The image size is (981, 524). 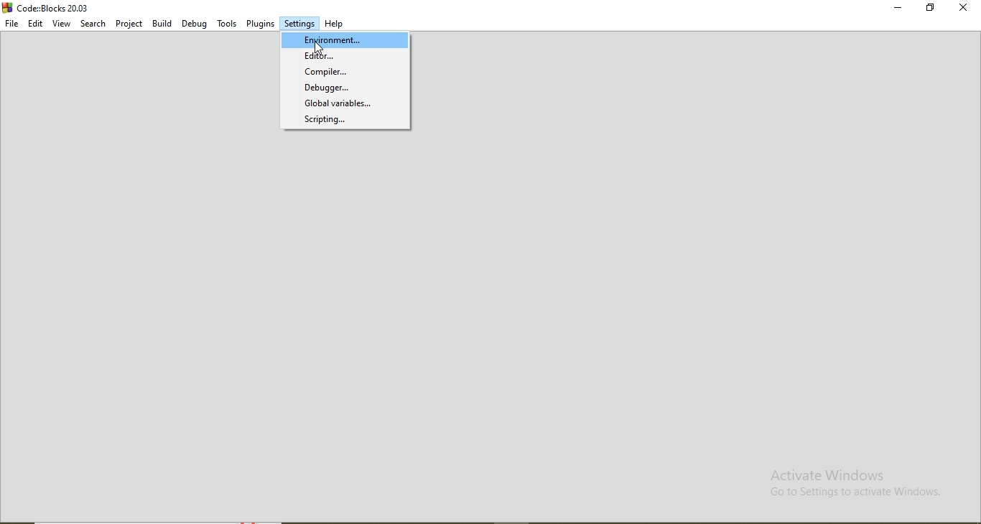 What do you see at coordinates (62, 24) in the screenshot?
I see `View ` at bounding box center [62, 24].